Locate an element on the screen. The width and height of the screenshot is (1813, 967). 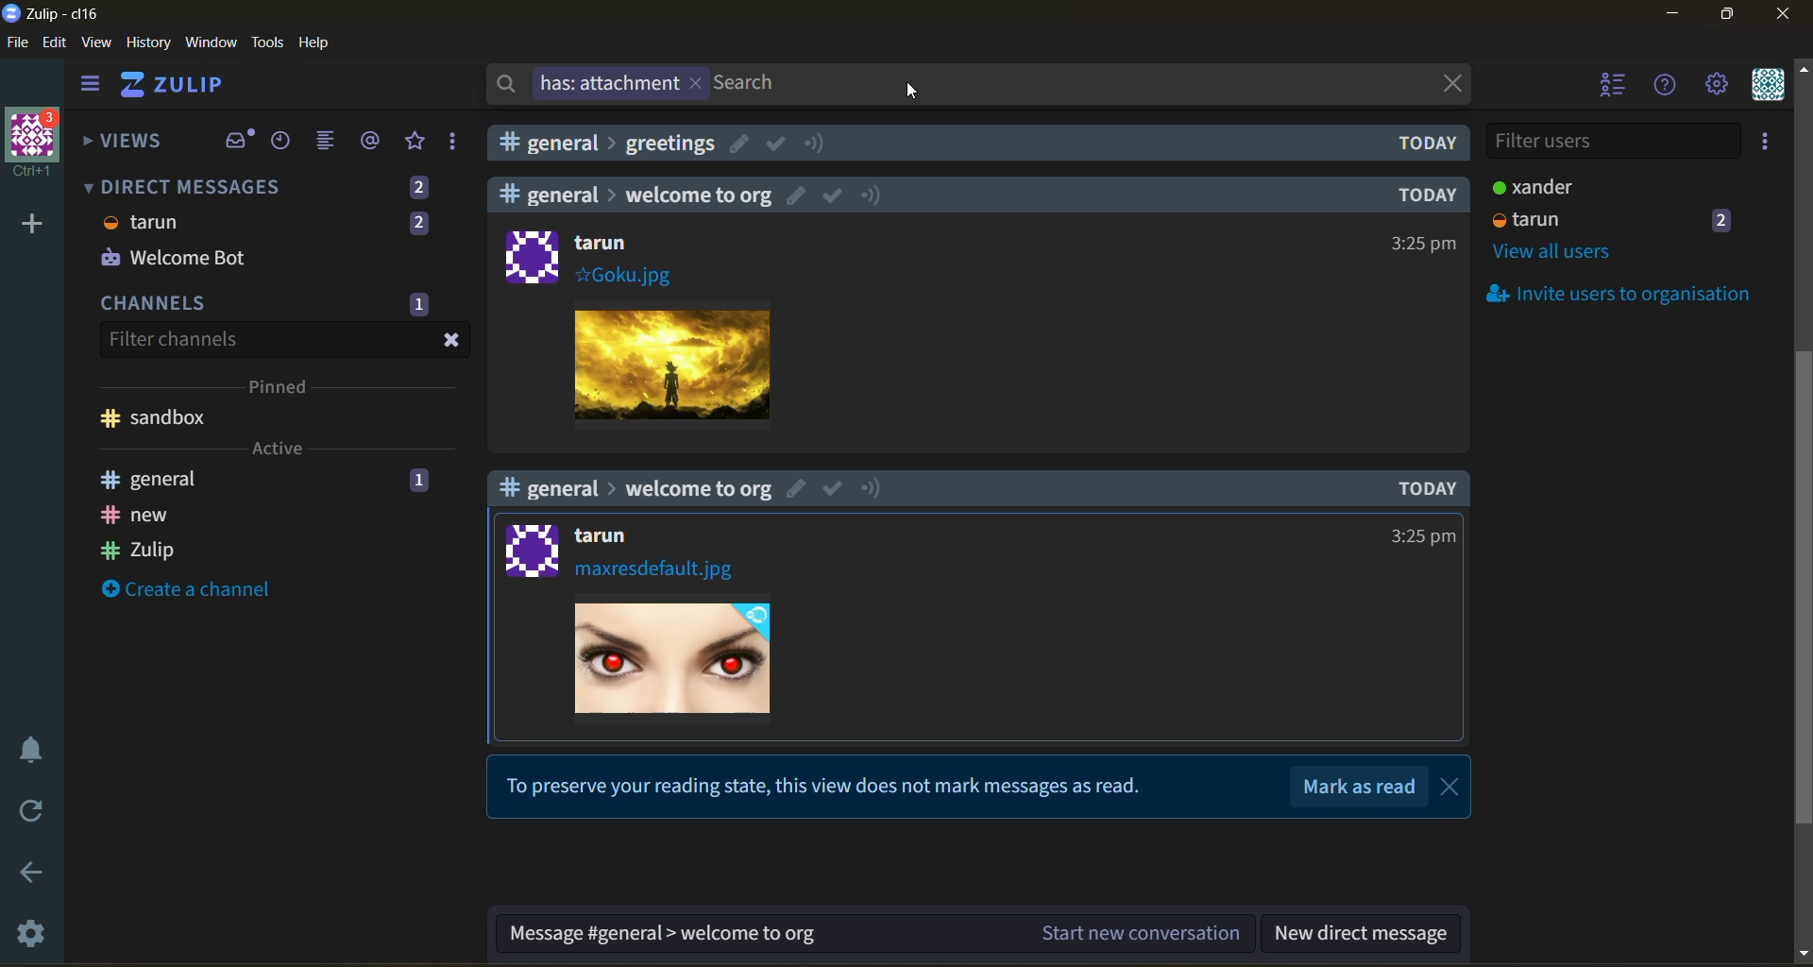
filter users is located at coordinates (1612, 143).